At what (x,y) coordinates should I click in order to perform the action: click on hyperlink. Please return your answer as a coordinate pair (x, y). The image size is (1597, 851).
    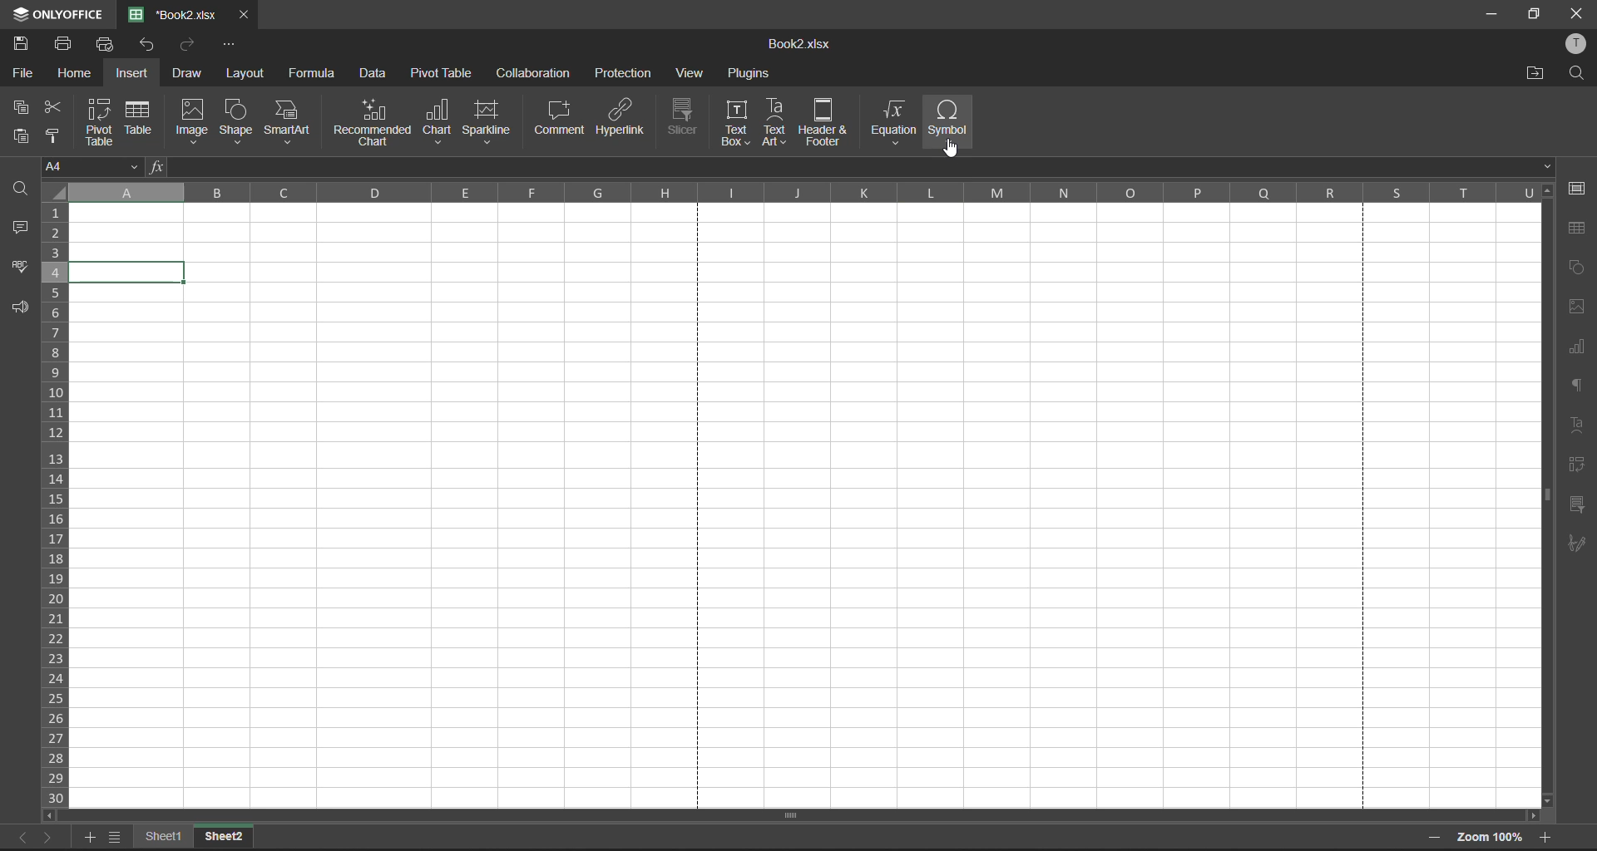
    Looking at the image, I should click on (622, 120).